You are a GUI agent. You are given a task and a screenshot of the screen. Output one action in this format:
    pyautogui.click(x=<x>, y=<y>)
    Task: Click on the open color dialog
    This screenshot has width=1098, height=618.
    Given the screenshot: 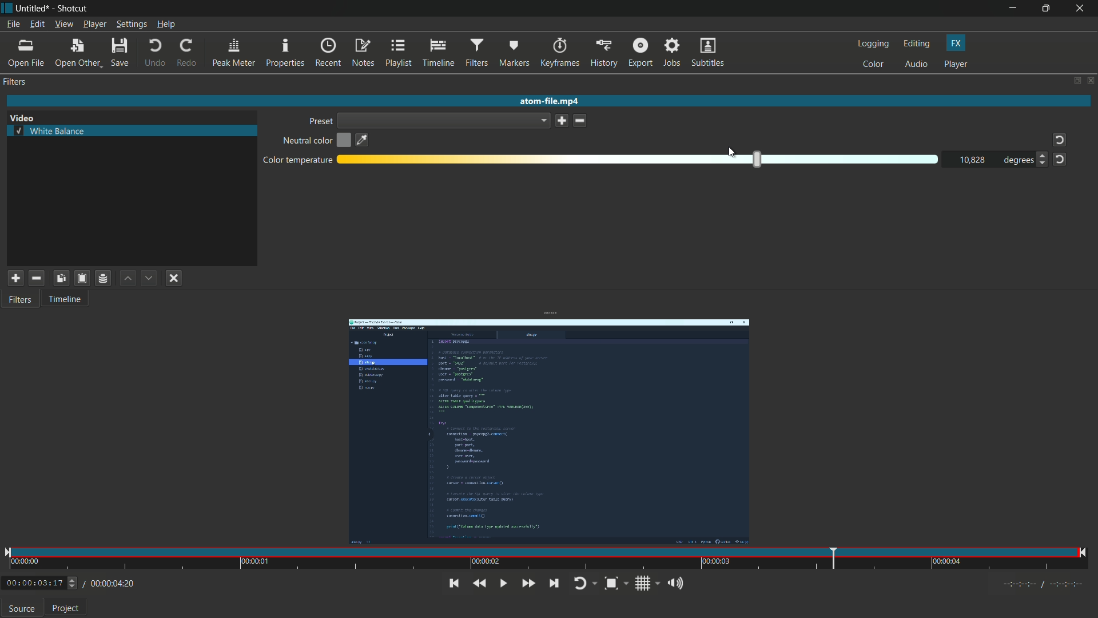 What is the action you would take?
    pyautogui.click(x=344, y=141)
    